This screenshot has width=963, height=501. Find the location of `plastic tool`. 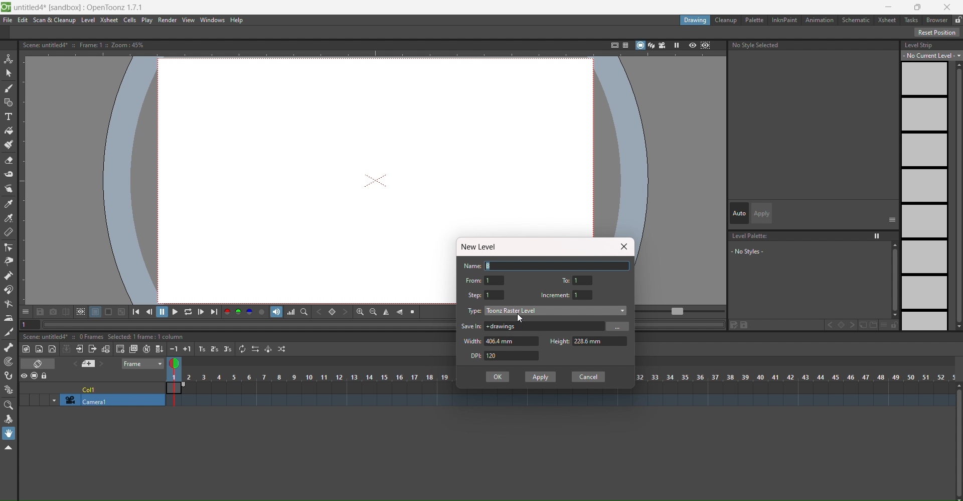

plastic tool is located at coordinates (8, 390).